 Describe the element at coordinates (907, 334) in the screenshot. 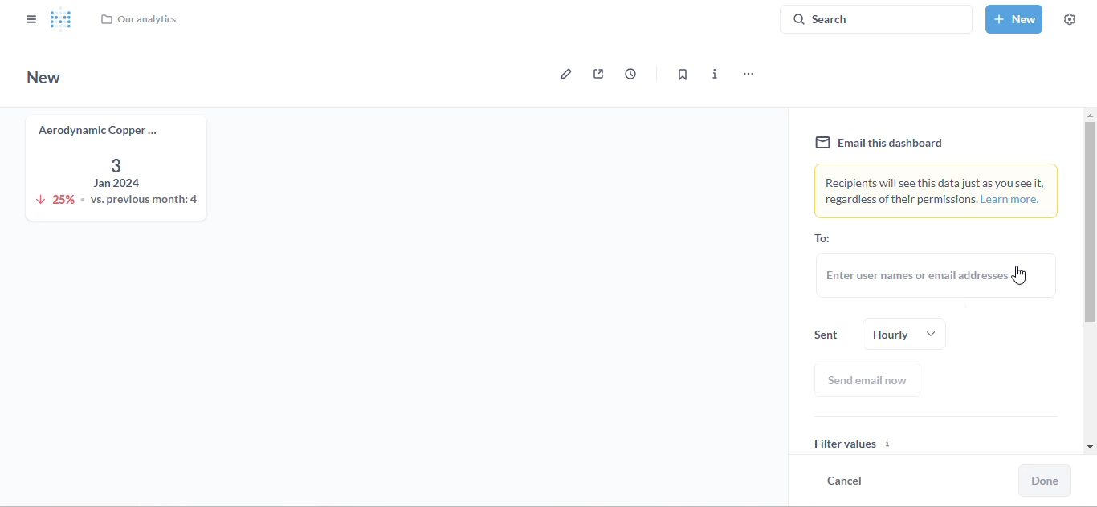

I see `hourly` at that location.